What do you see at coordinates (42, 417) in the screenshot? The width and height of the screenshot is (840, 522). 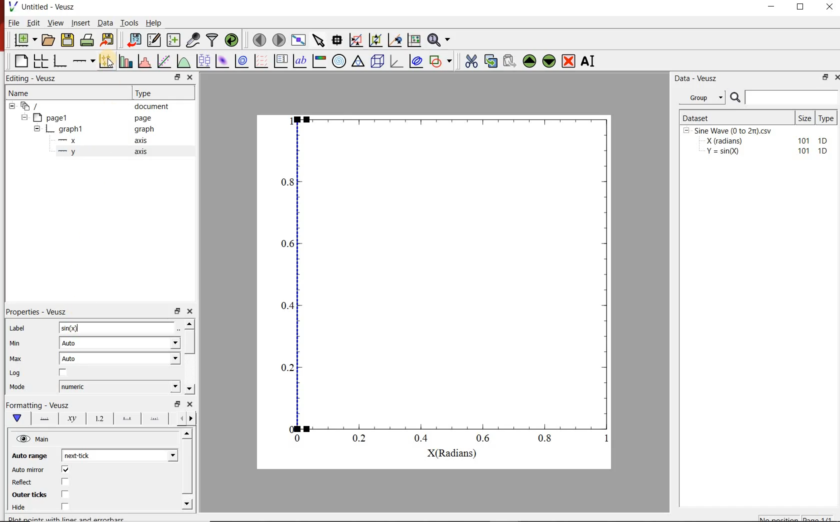 I see `options` at bounding box center [42, 417].